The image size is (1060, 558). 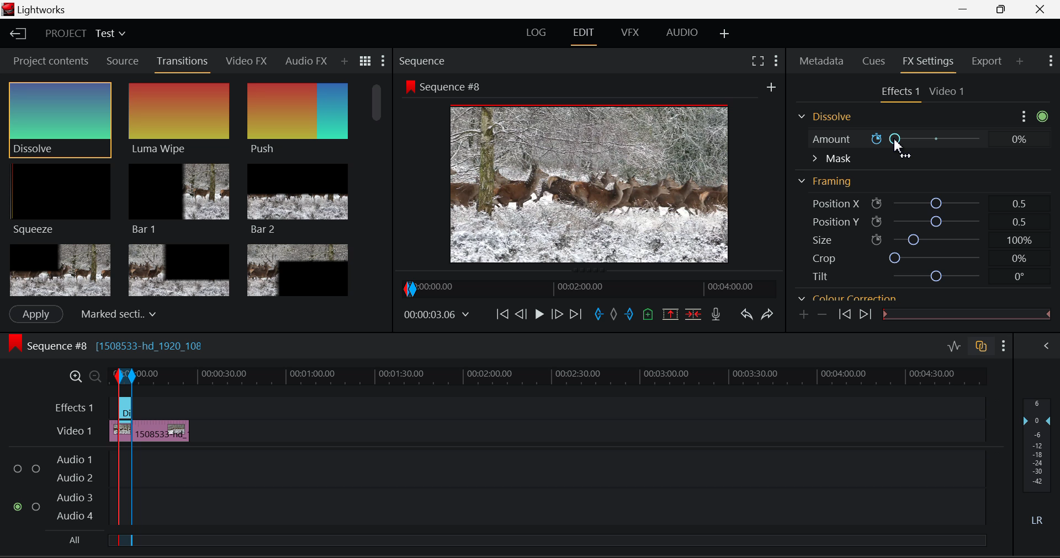 I want to click on Effect Inserted, so click(x=125, y=411).